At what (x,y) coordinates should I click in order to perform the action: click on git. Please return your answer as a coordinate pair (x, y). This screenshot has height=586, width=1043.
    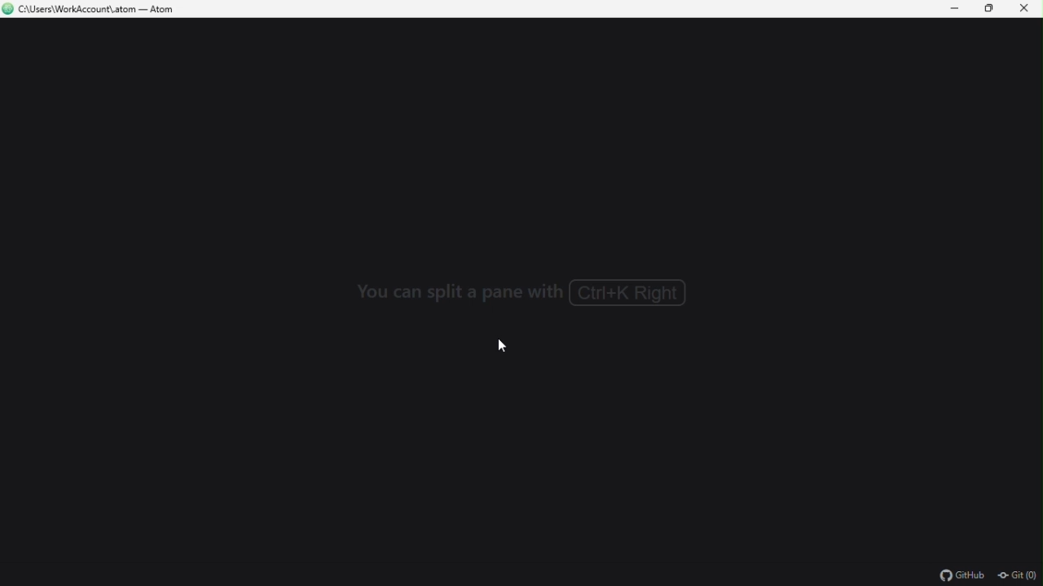
    Looking at the image, I should click on (1019, 575).